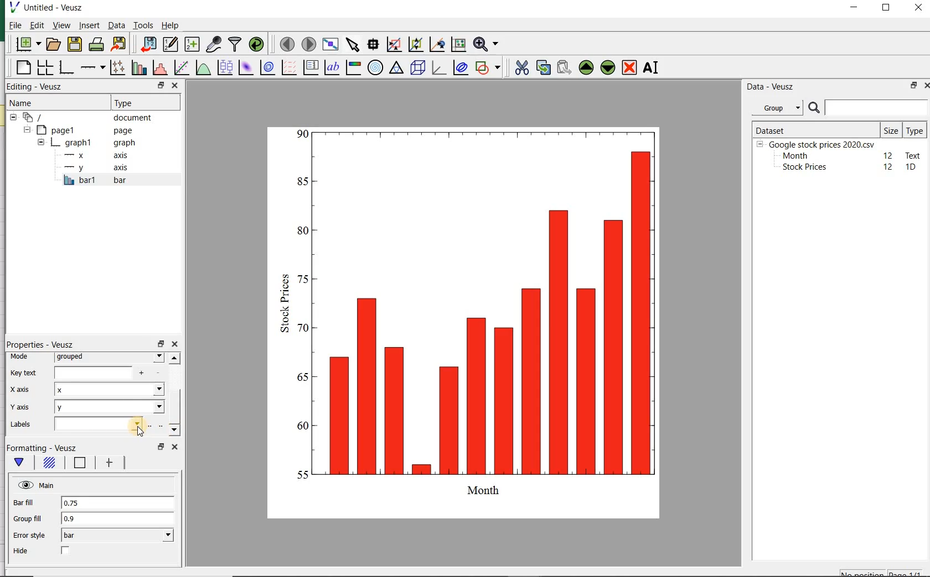 Image resolution: width=930 pixels, height=577 pixels. Describe the element at coordinates (108, 357) in the screenshot. I see `grouped` at that location.